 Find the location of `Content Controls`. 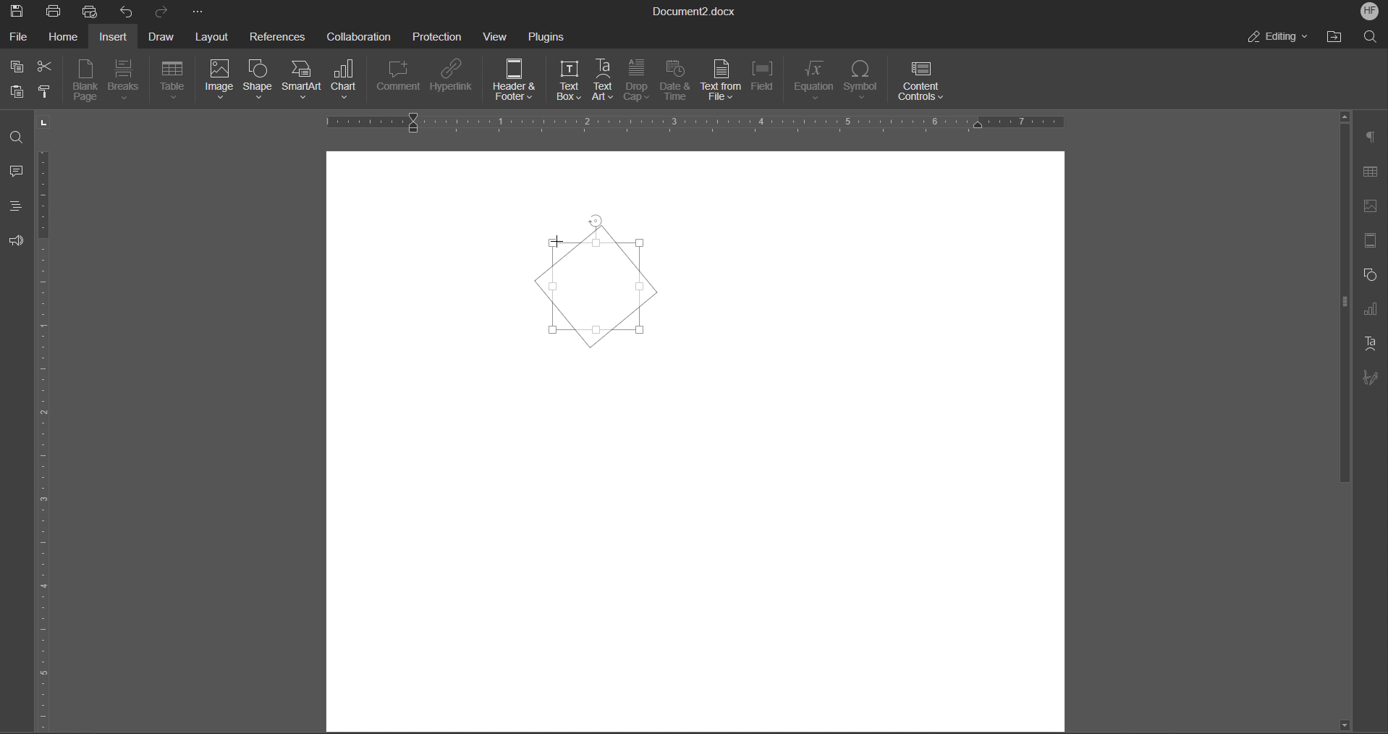

Content Controls is located at coordinates (923, 80).